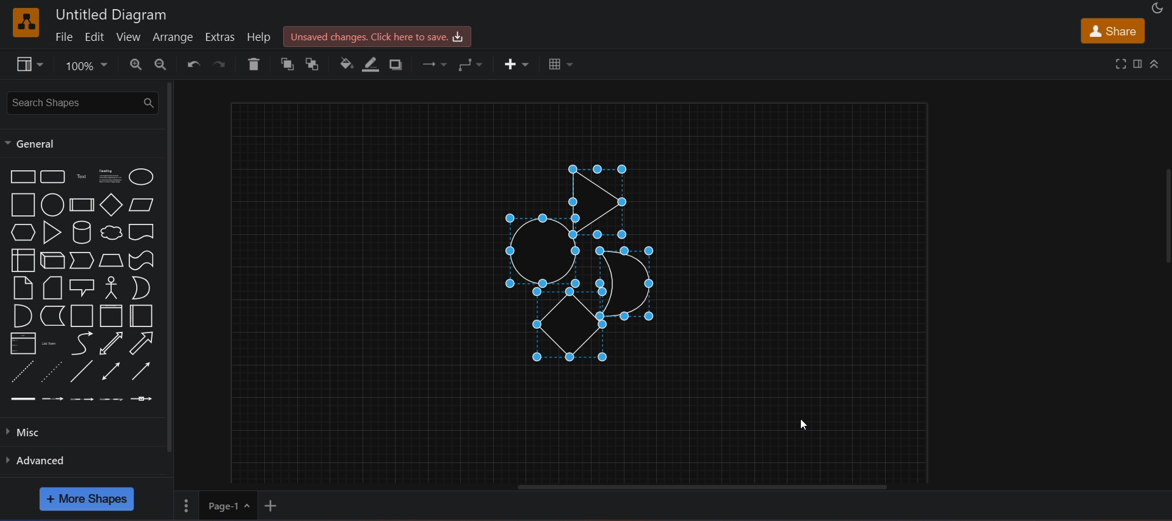  Describe the element at coordinates (26, 22) in the screenshot. I see `logo` at that location.